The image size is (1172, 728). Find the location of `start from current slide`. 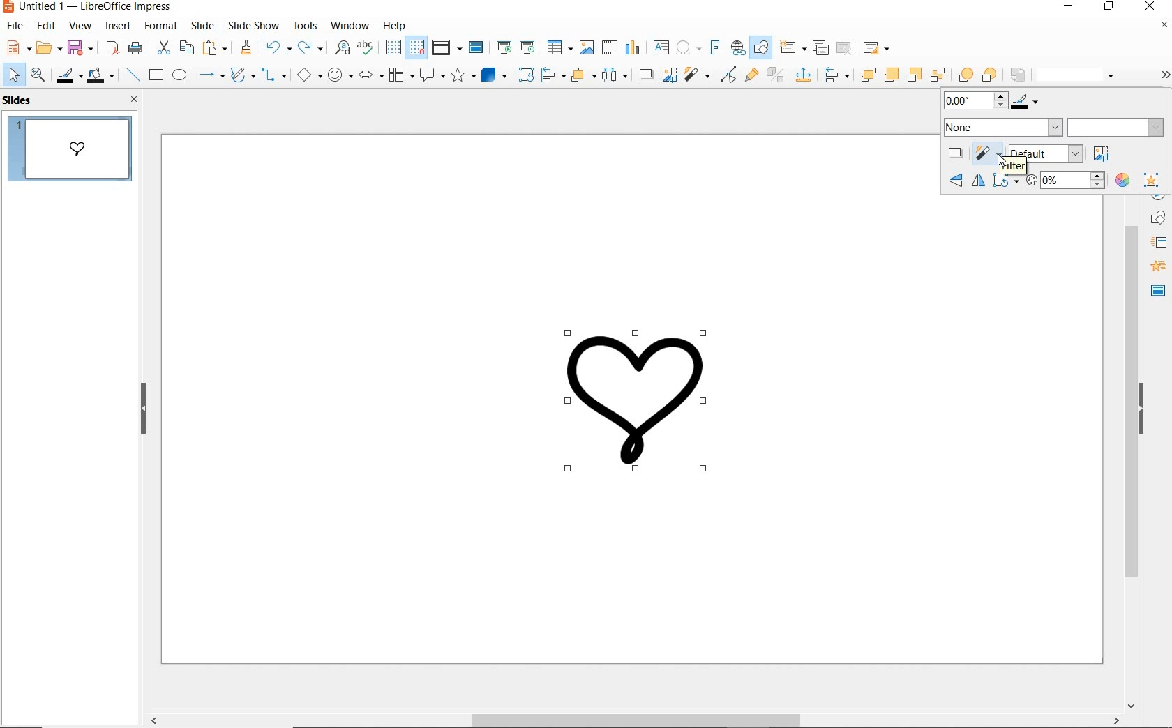

start from current slide is located at coordinates (528, 47).